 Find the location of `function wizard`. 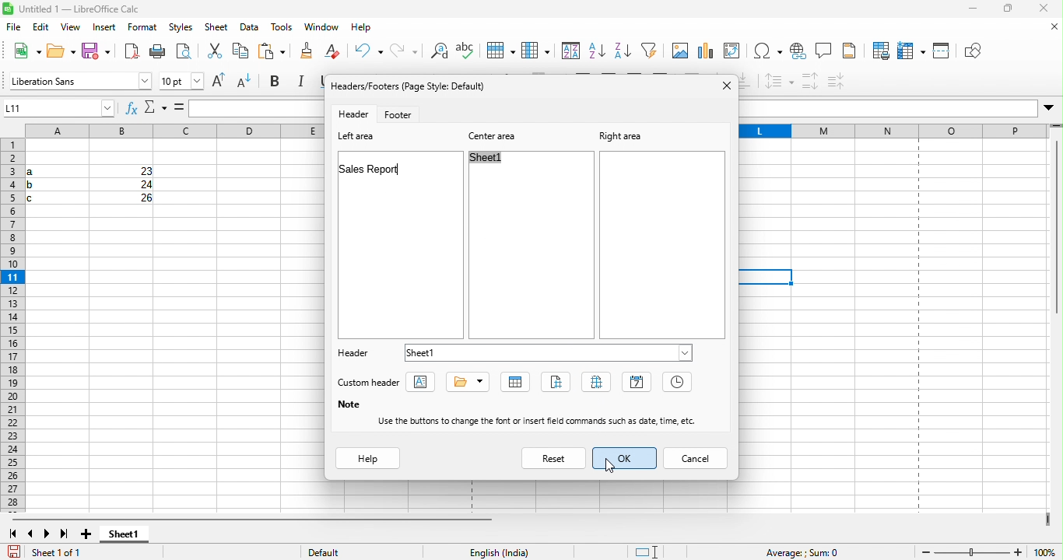

function wizard is located at coordinates (128, 108).